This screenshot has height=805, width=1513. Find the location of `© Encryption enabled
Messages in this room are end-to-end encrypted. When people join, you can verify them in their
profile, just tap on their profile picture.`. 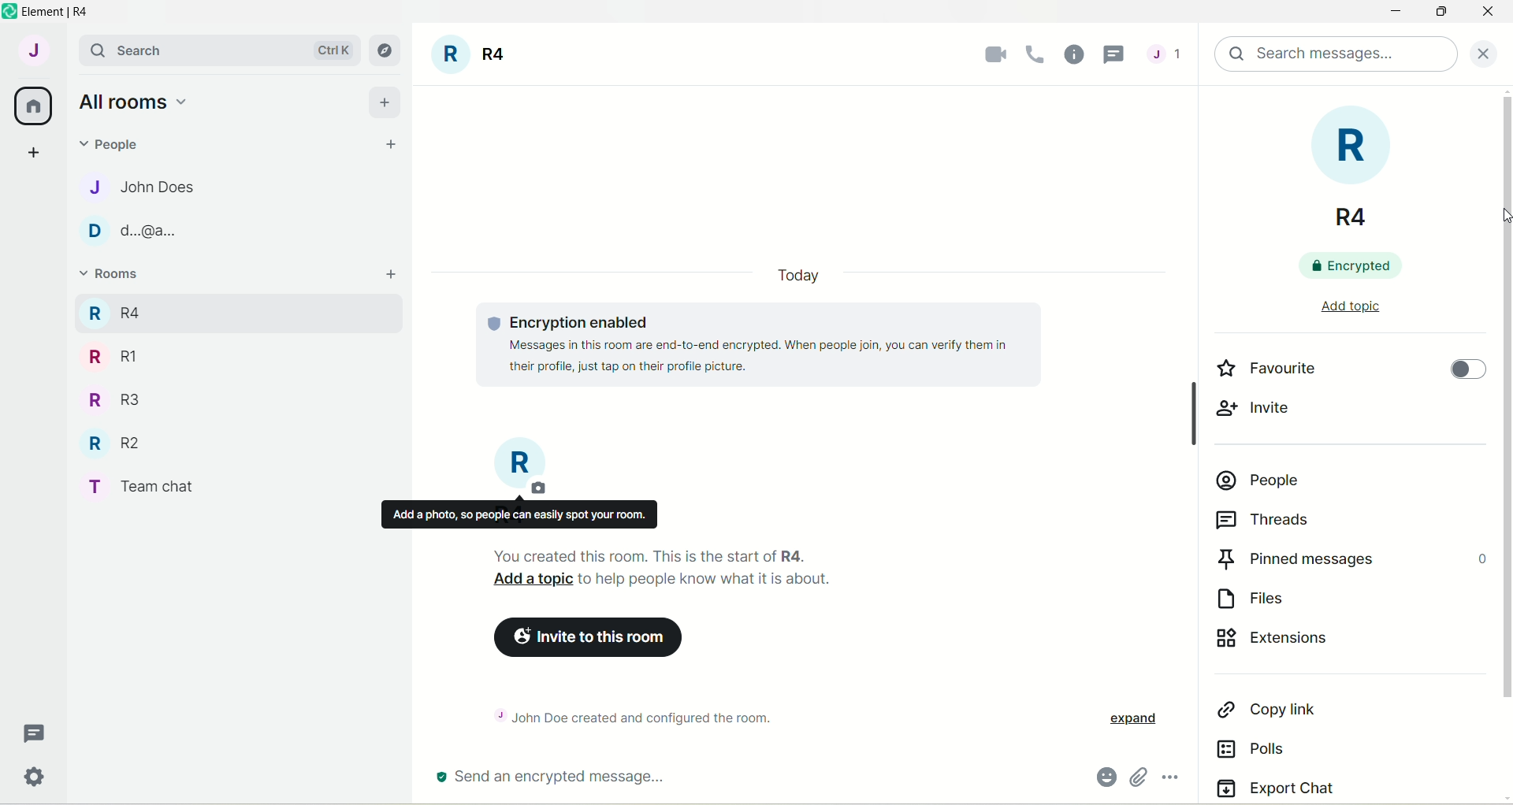

© Encryption enabled
Messages in this room are end-to-end encrypted. When people join, you can verify them in their
profile, just tap on their profile picture. is located at coordinates (771, 344).